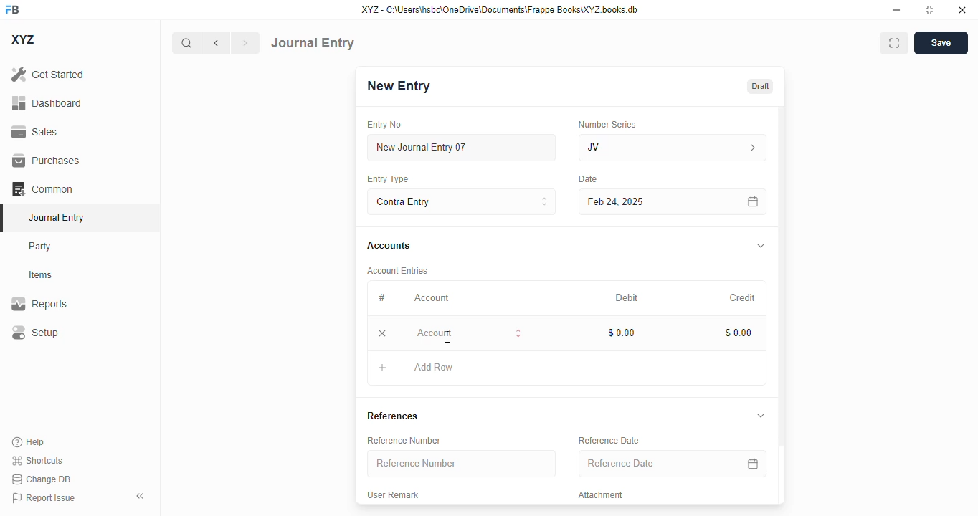 This screenshot has height=516, width=978. Describe the element at coordinates (399, 85) in the screenshot. I see `new entry` at that location.